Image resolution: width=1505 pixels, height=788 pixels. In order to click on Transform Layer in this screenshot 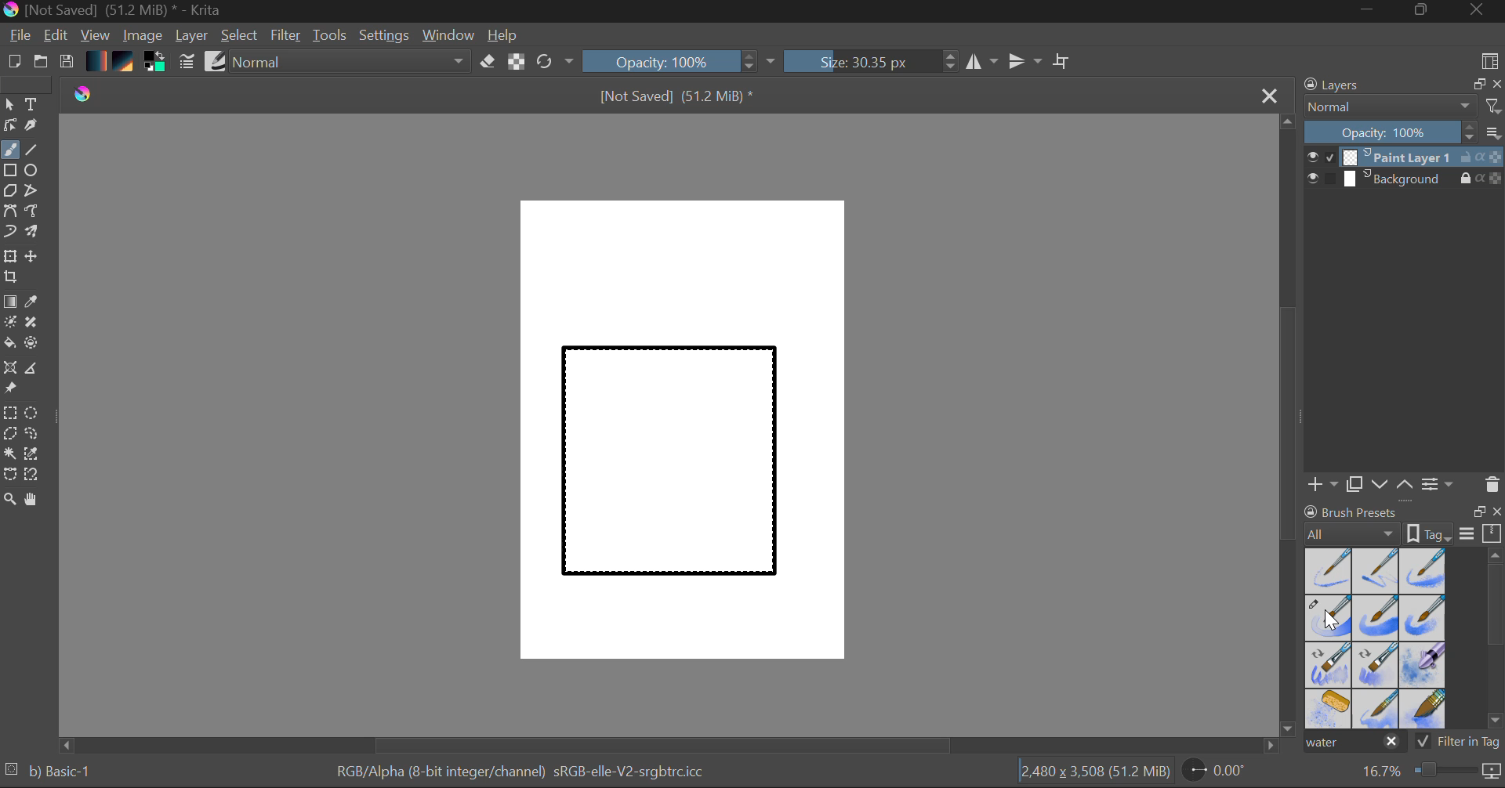, I will do `click(9, 255)`.